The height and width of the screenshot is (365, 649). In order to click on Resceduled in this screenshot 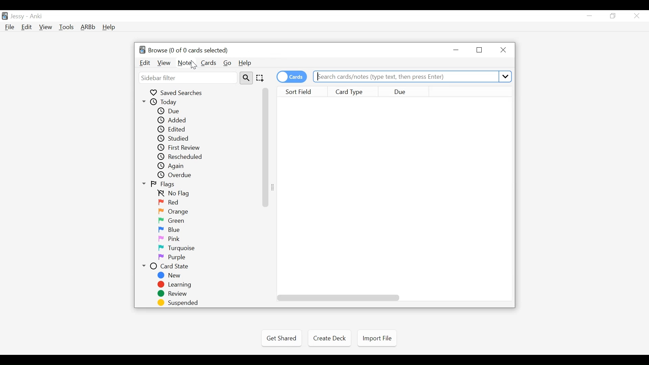, I will do `click(185, 156)`.